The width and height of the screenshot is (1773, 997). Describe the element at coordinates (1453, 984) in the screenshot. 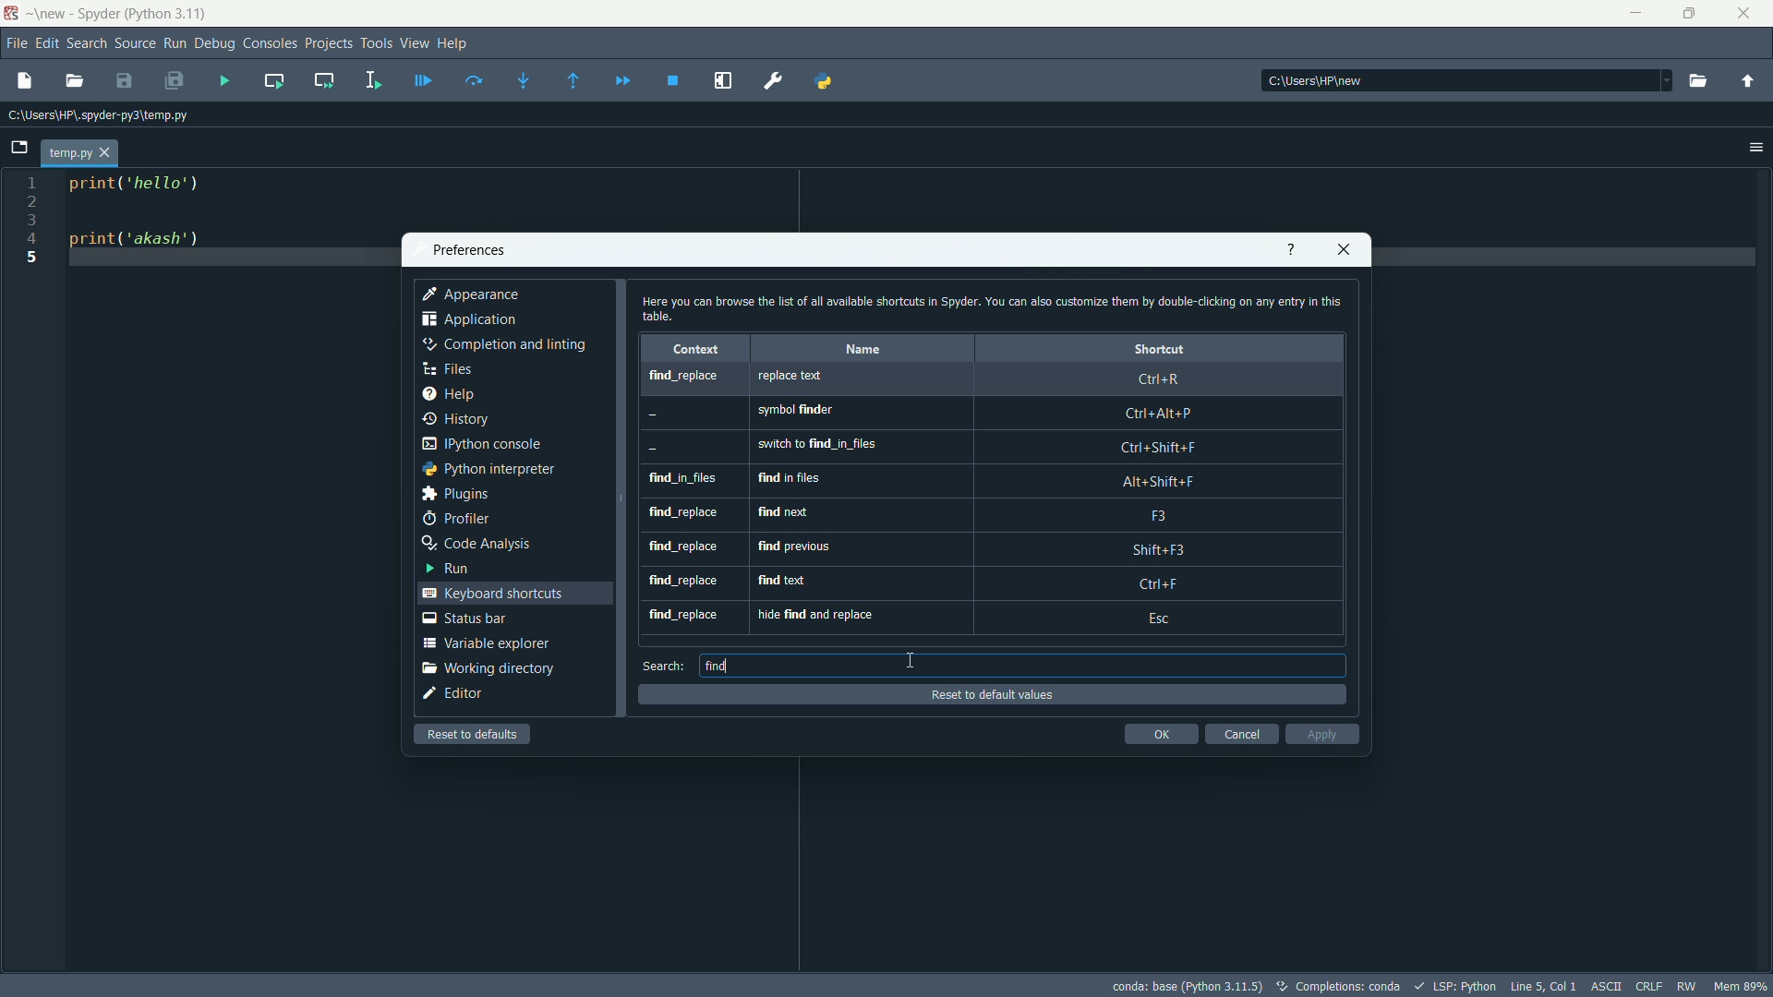

I see `LSP:Python` at that location.